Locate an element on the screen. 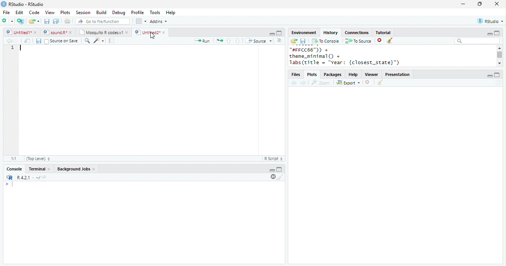  Environment is located at coordinates (303, 33).